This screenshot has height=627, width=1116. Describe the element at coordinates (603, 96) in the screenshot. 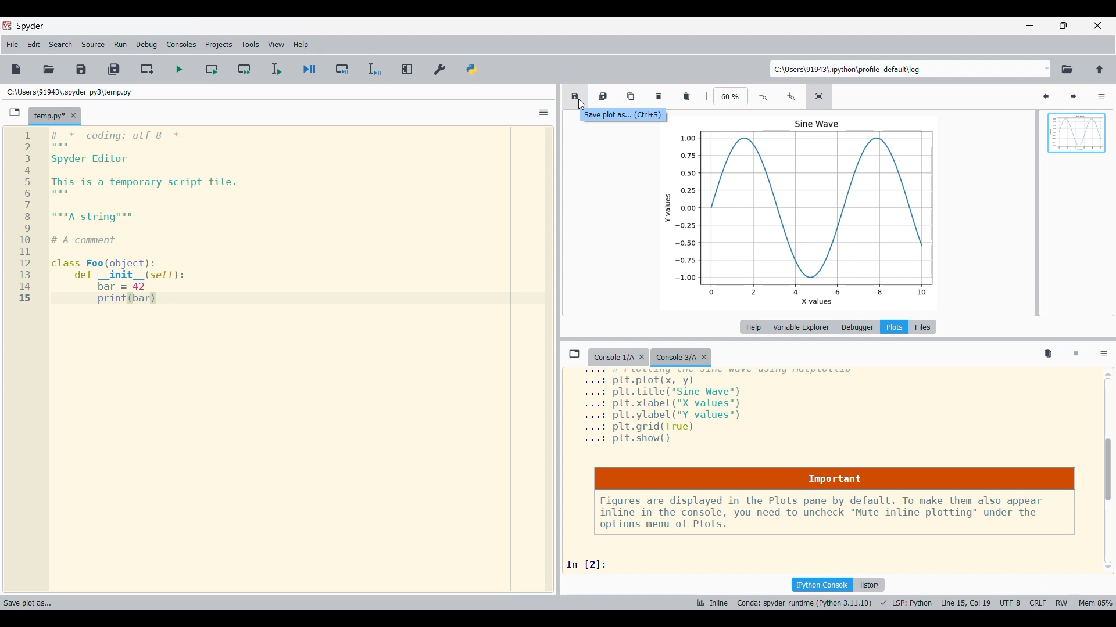

I see `Save all plots` at that location.